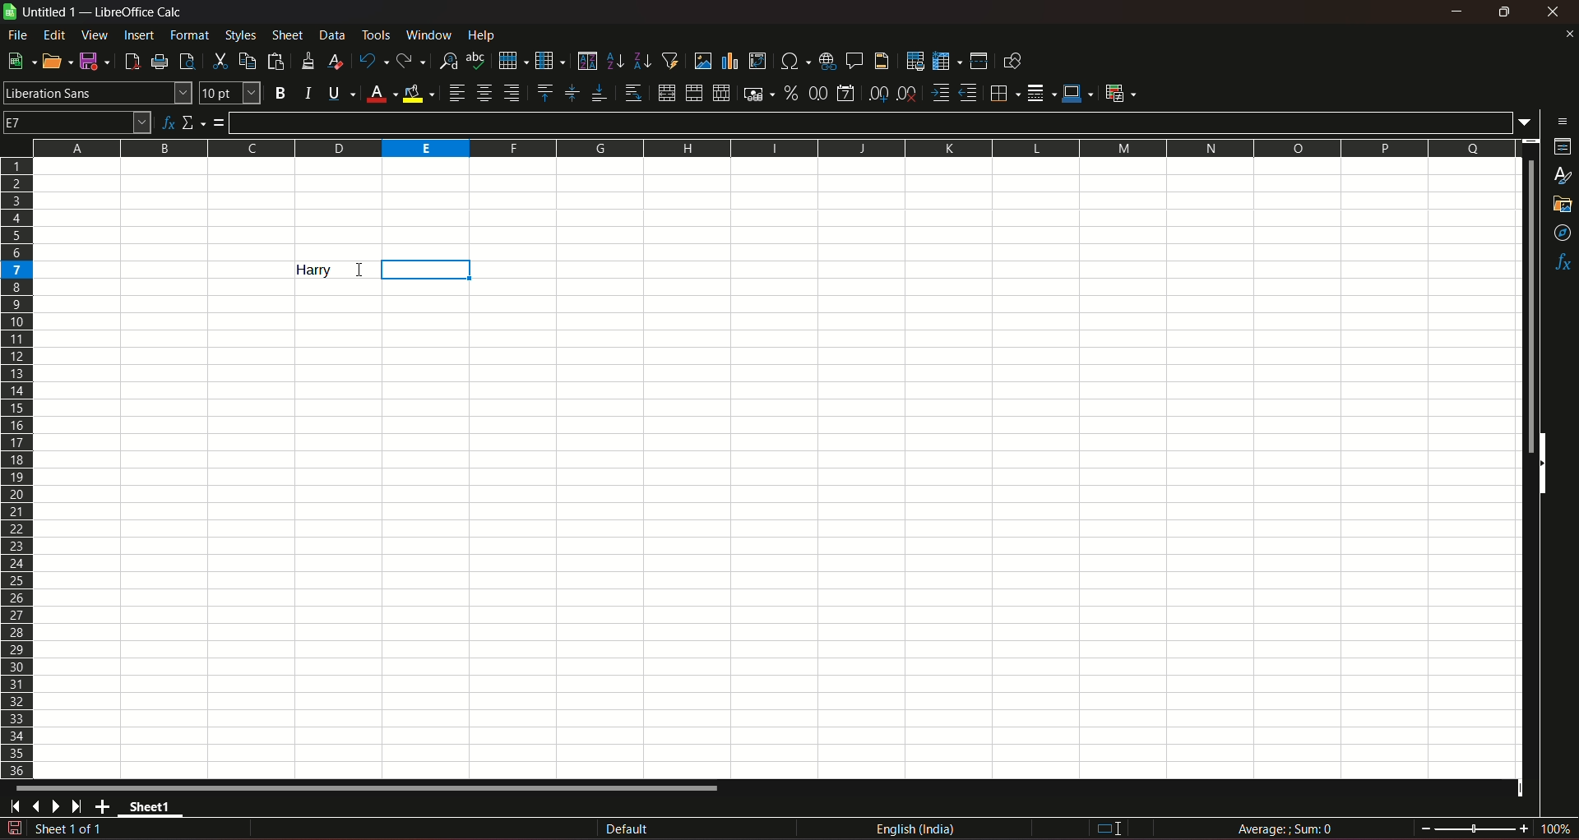 This screenshot has width=1579, height=840. I want to click on sheet, so click(289, 35).